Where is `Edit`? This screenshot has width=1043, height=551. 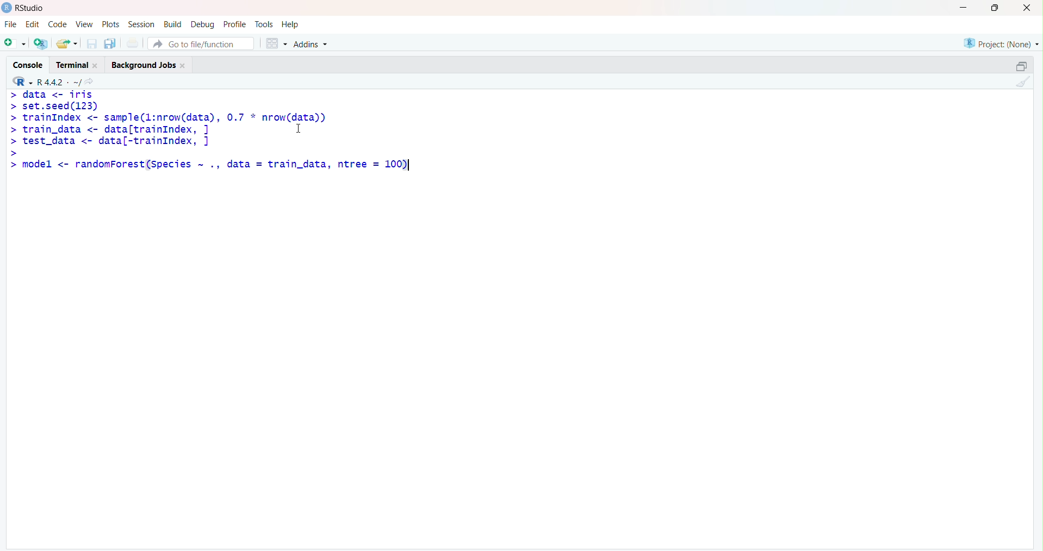 Edit is located at coordinates (33, 23).